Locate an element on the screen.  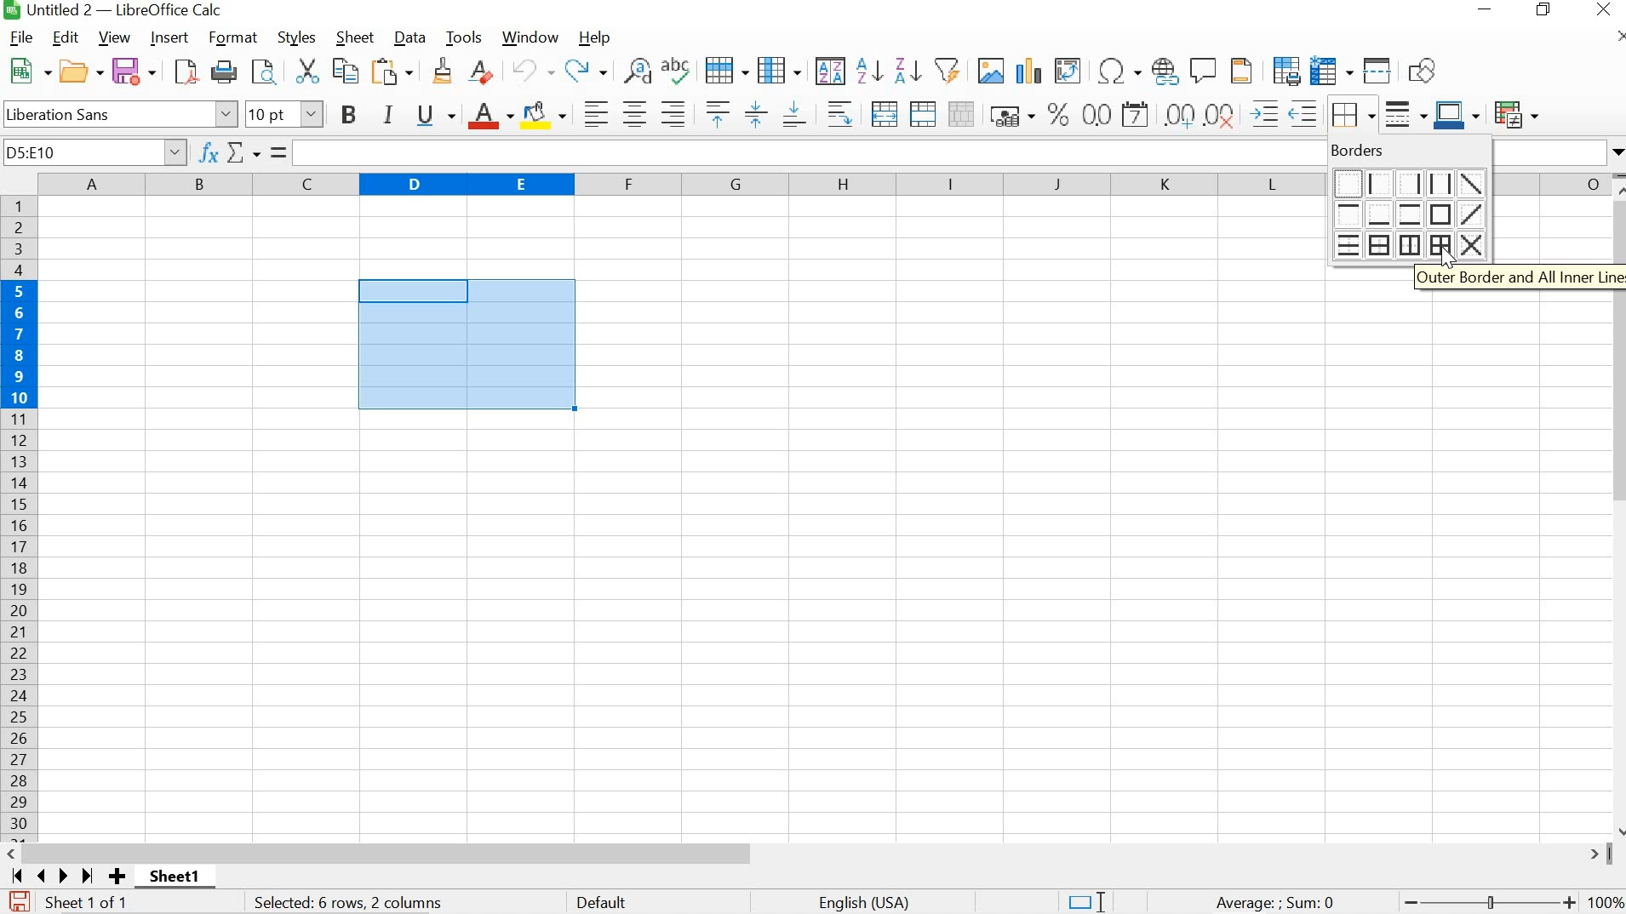
headers and footers is located at coordinates (1242, 71).